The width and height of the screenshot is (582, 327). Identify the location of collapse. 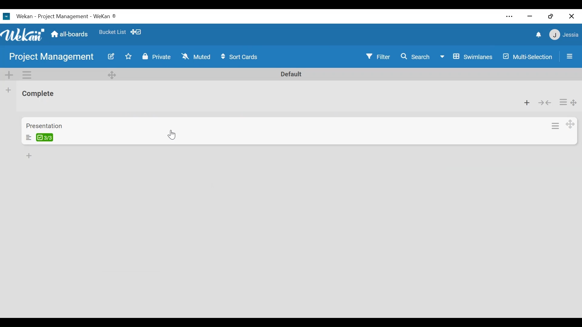
(544, 103).